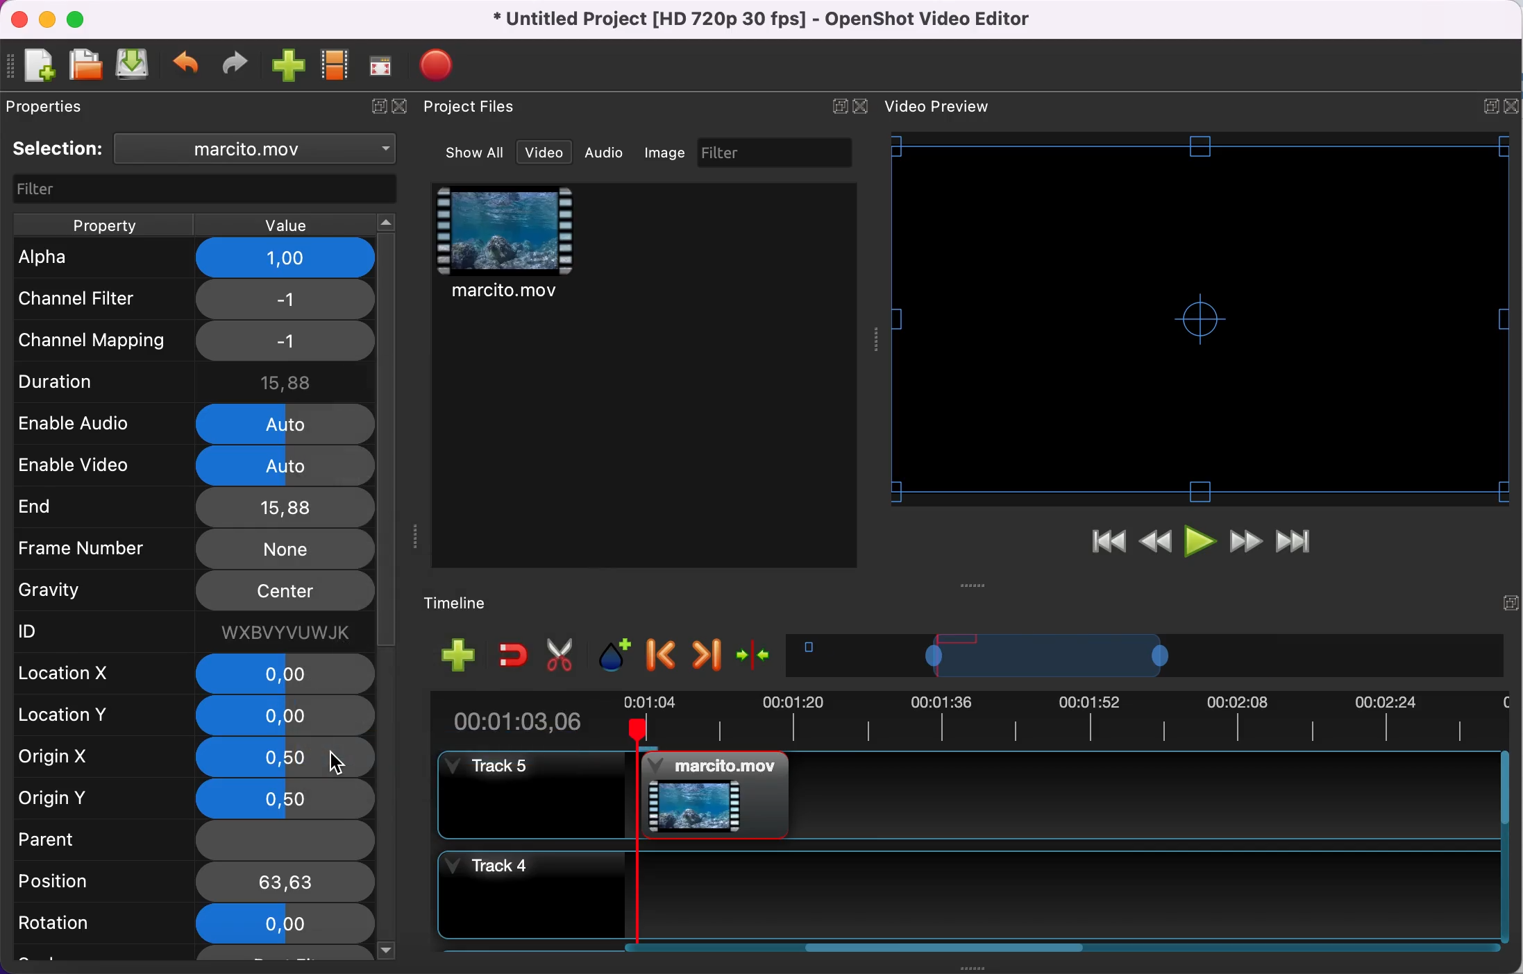 The width and height of the screenshot is (1523, 974). I want to click on video, so click(507, 246).